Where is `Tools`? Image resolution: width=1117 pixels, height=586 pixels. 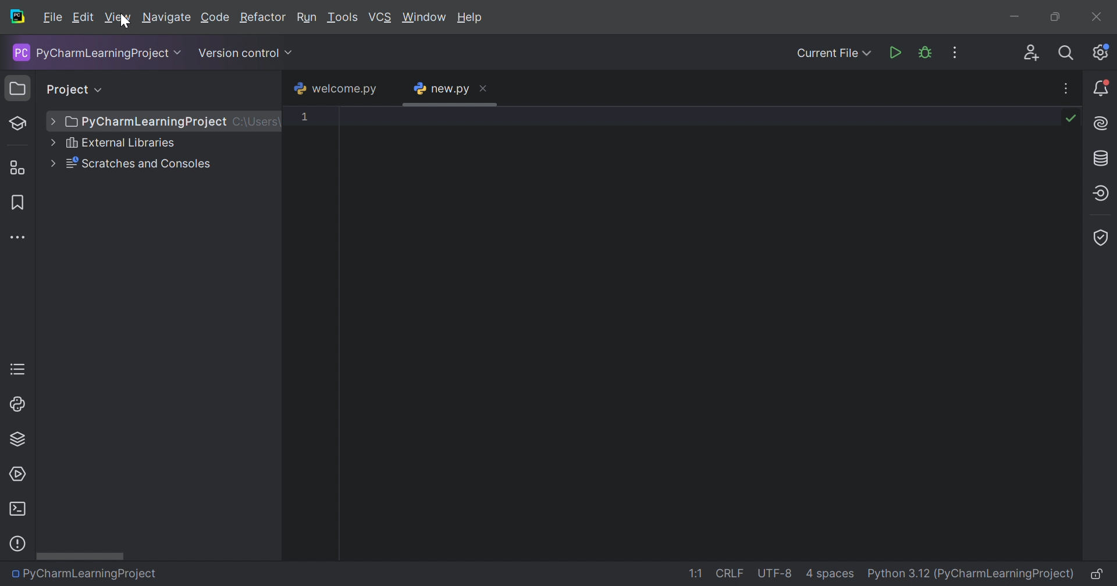
Tools is located at coordinates (343, 19).